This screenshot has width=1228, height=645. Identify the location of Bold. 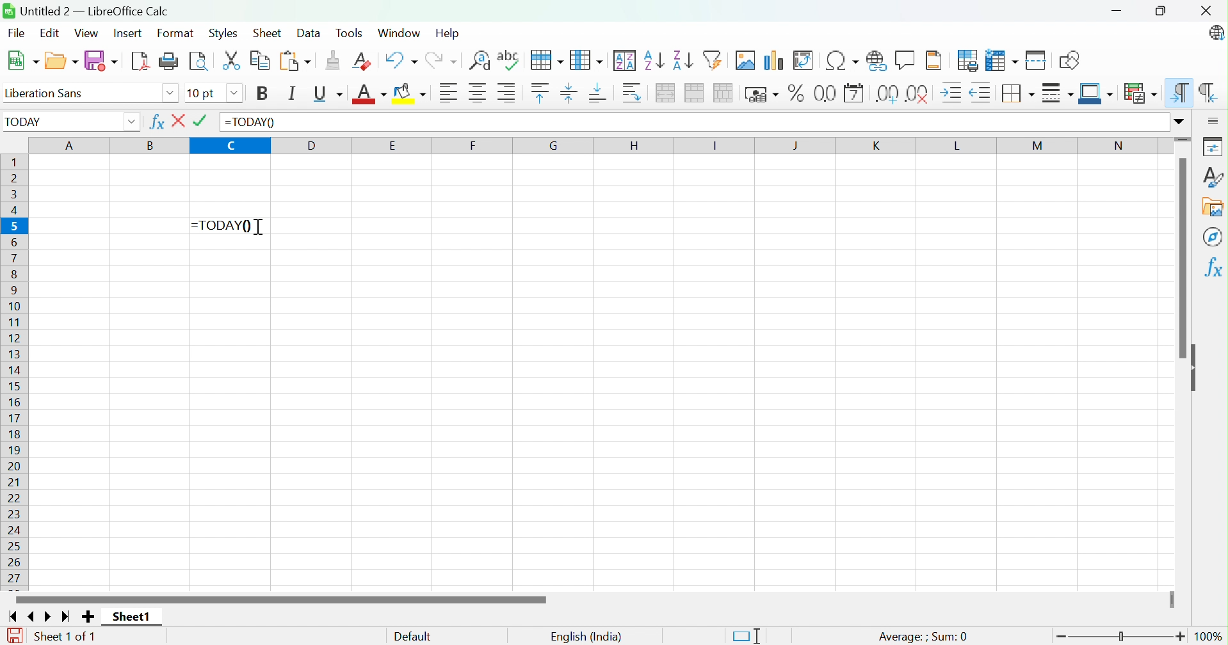
(264, 95).